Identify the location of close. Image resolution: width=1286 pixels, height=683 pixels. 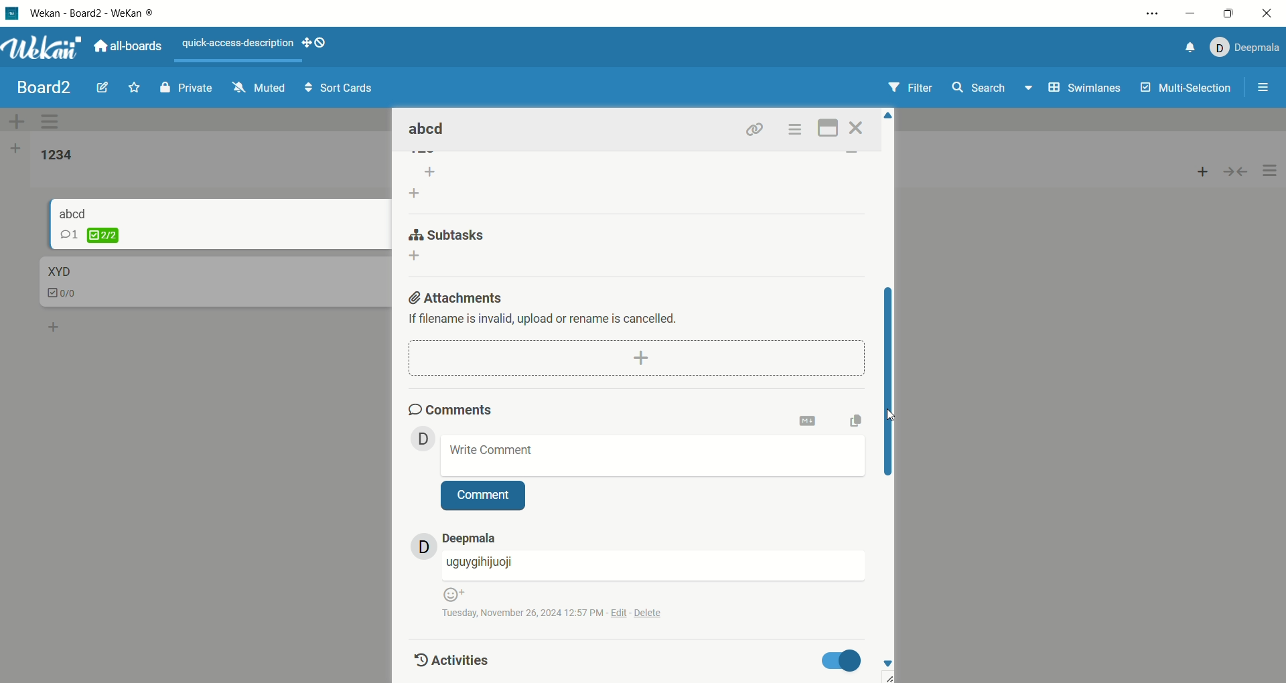
(1265, 15).